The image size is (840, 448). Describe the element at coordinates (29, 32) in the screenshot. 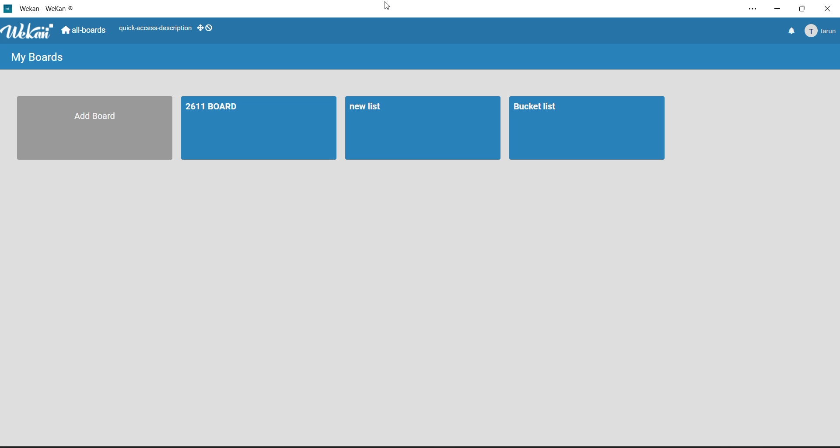

I see `app logo Wekan` at that location.